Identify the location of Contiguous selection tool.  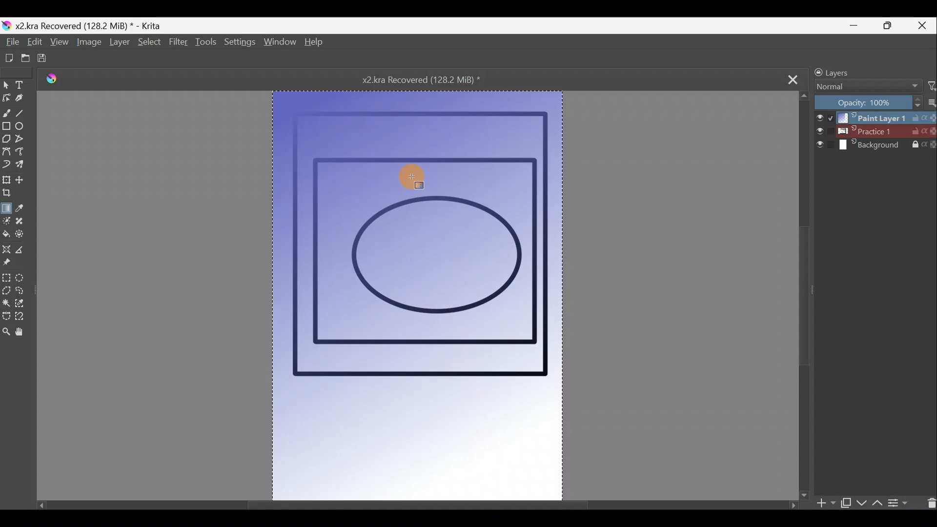
(6, 304).